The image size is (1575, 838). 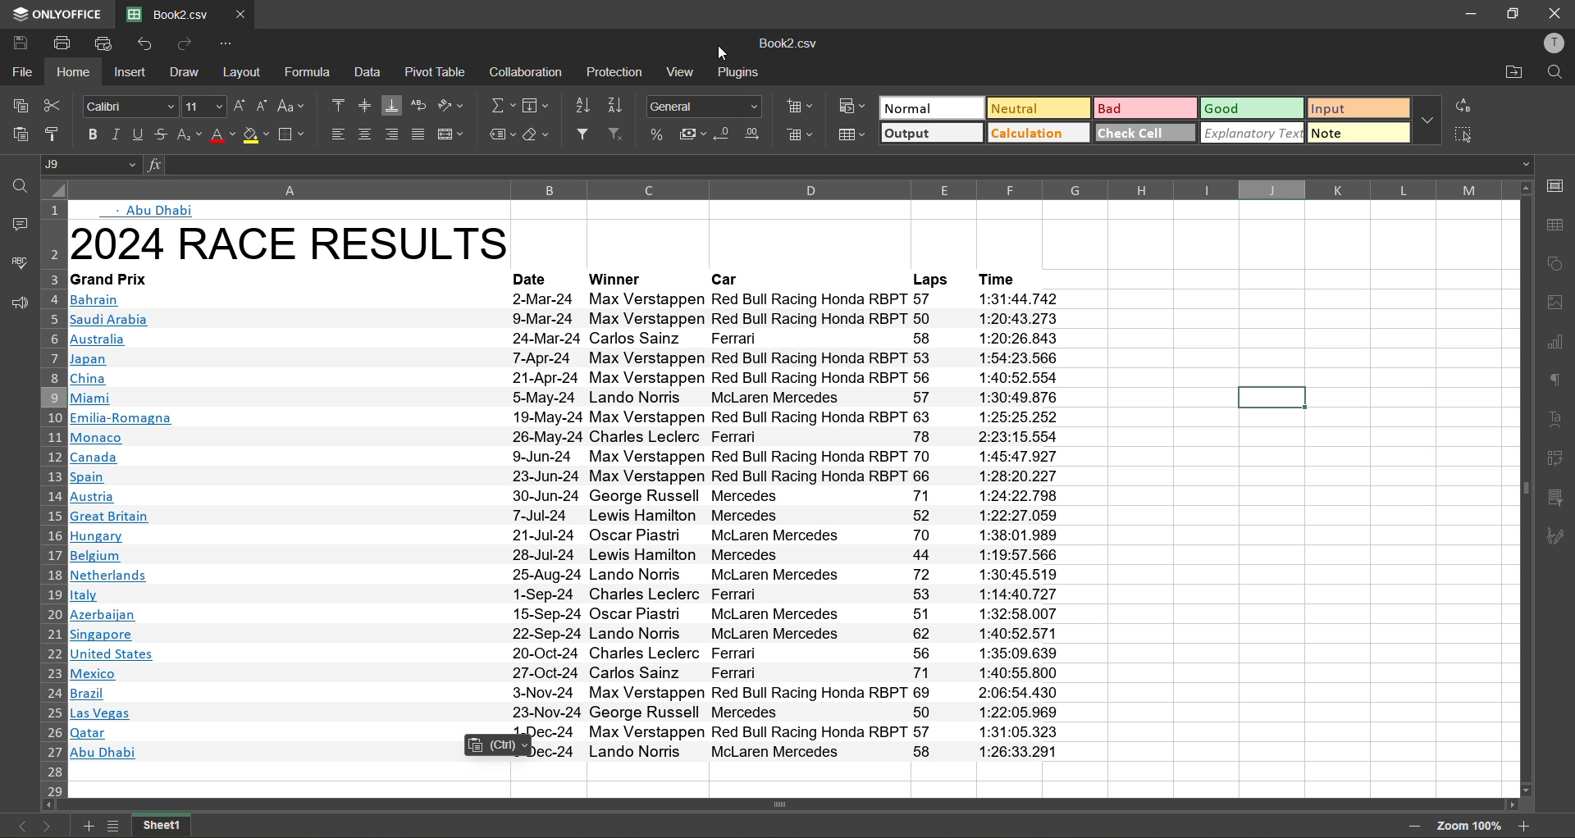 What do you see at coordinates (1358, 107) in the screenshot?
I see `input` at bounding box center [1358, 107].